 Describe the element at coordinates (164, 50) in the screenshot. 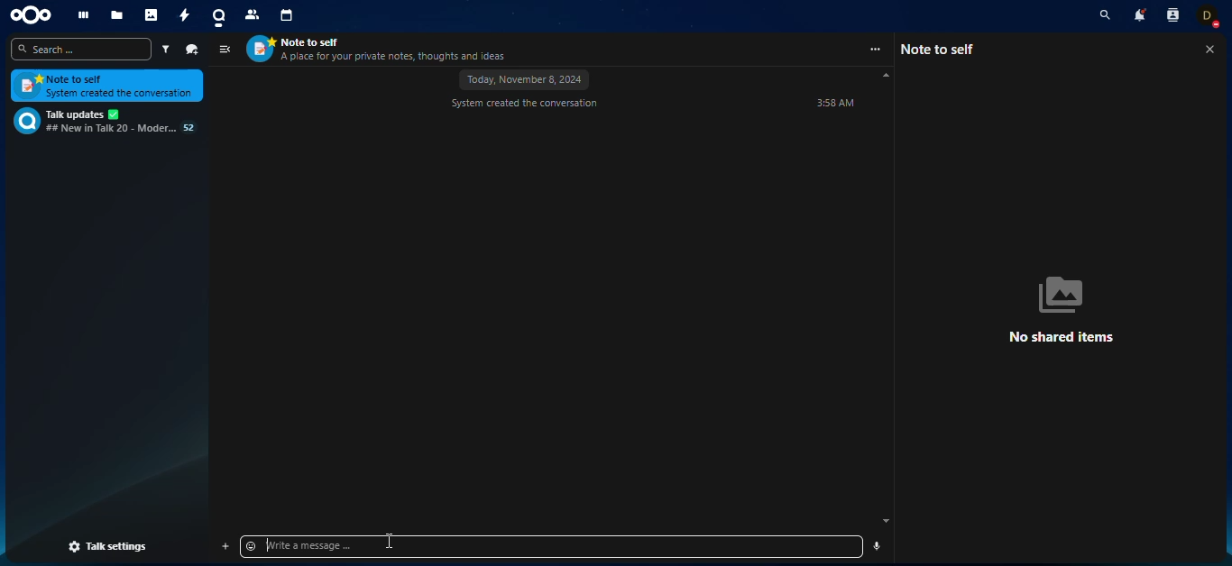

I see `filter` at that location.